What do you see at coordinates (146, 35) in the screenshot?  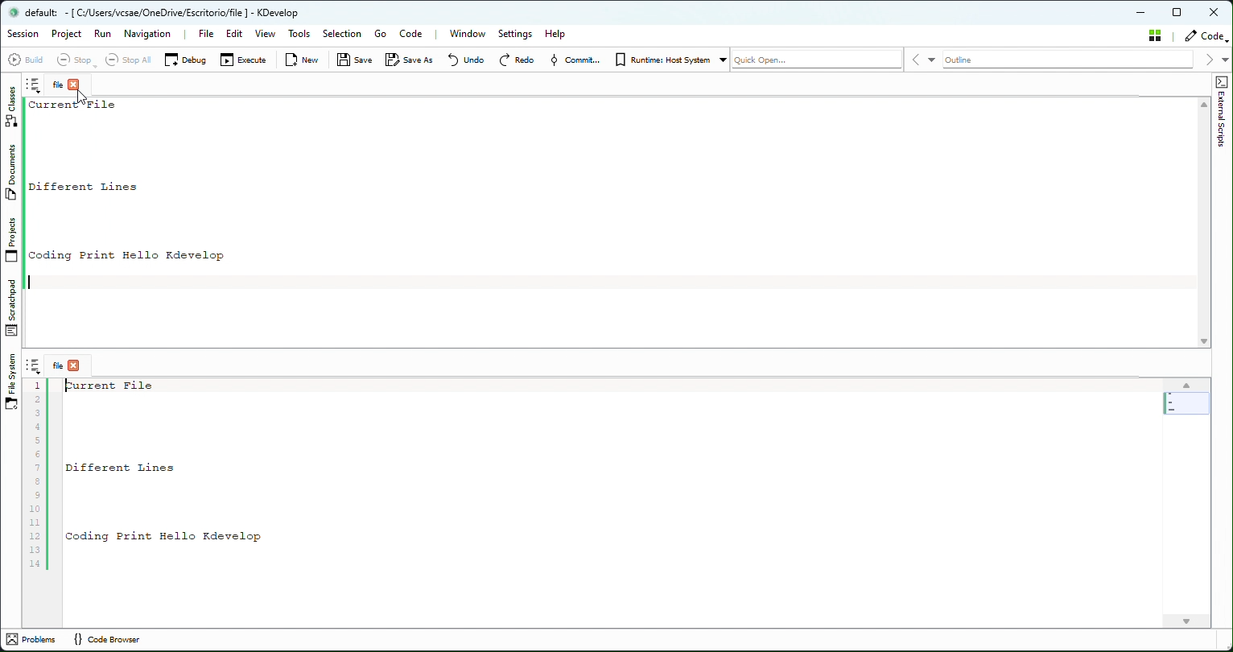 I see `Navigation` at bounding box center [146, 35].